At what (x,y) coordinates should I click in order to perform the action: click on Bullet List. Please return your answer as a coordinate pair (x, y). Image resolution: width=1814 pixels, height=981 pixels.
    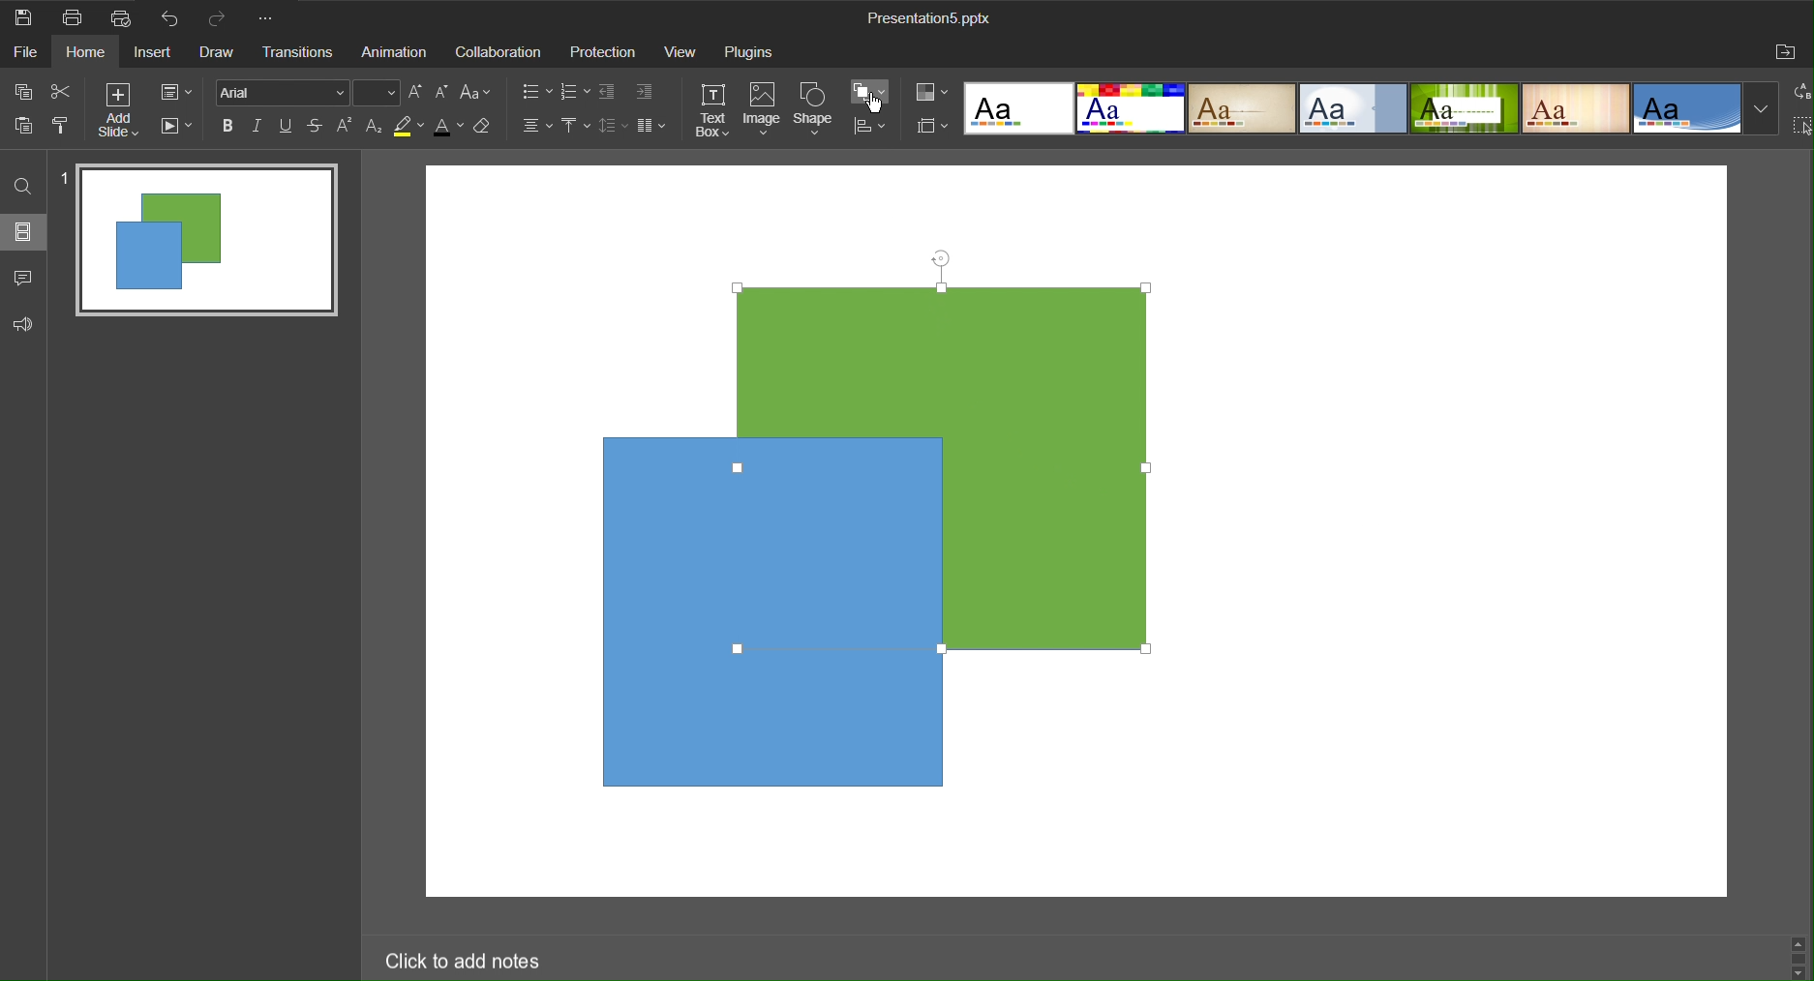
    Looking at the image, I should click on (533, 93).